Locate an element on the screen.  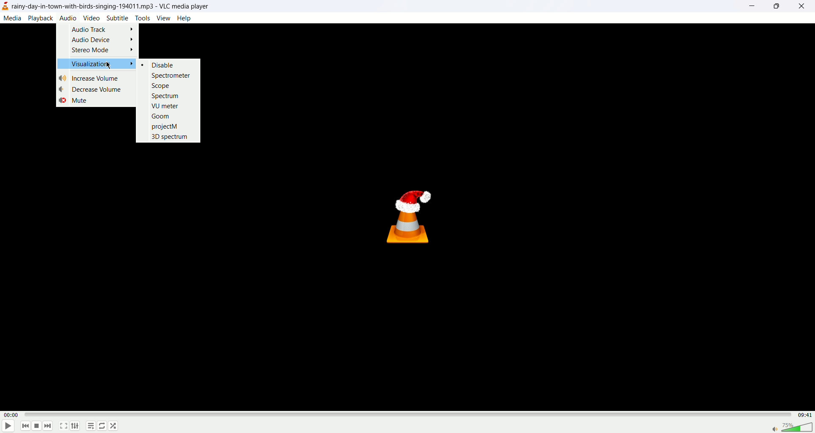
subtitle is located at coordinates (118, 19).